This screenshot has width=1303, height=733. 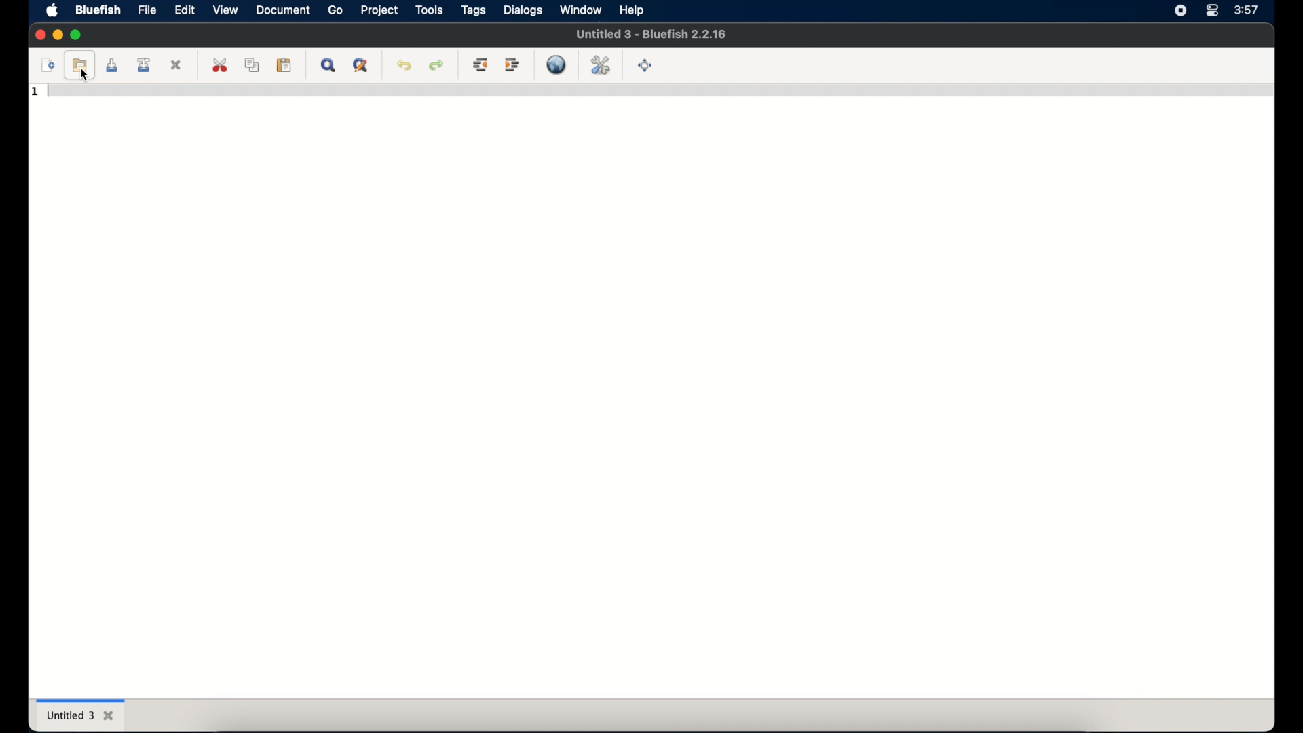 What do you see at coordinates (404, 66) in the screenshot?
I see `undo ` at bounding box center [404, 66].